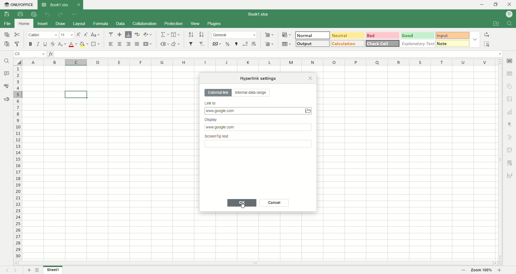 The width and height of the screenshot is (516, 274). I want to click on display, so click(259, 125).